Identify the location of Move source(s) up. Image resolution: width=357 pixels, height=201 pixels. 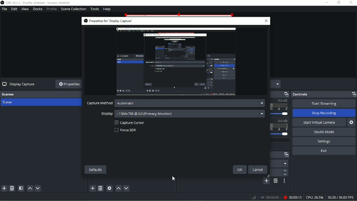
(118, 188).